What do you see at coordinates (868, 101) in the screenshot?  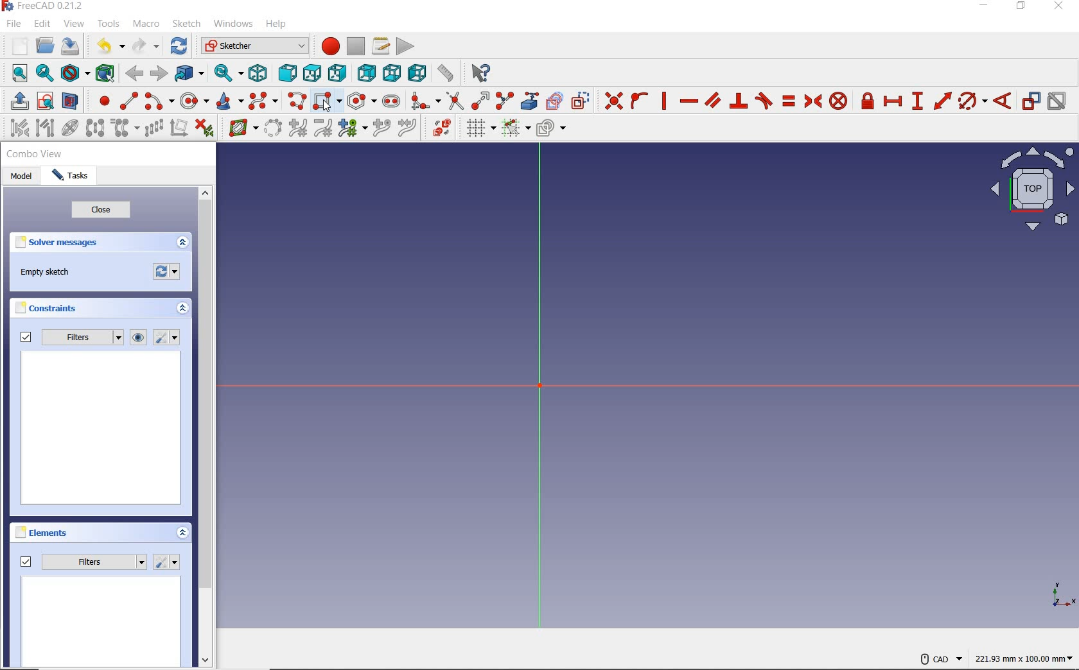 I see `constrain lock` at bounding box center [868, 101].